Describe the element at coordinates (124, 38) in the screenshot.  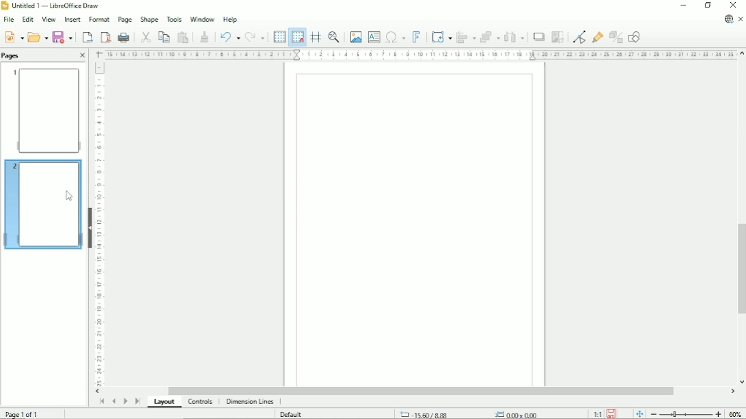
I see `Print` at that location.